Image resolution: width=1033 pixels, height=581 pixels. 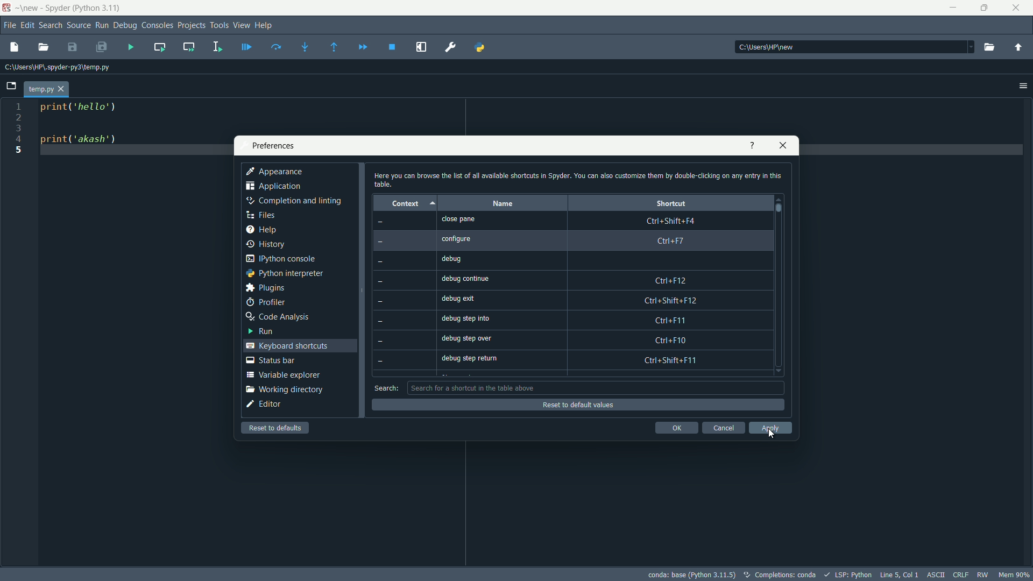 What do you see at coordinates (11, 86) in the screenshot?
I see `browse tabs` at bounding box center [11, 86].